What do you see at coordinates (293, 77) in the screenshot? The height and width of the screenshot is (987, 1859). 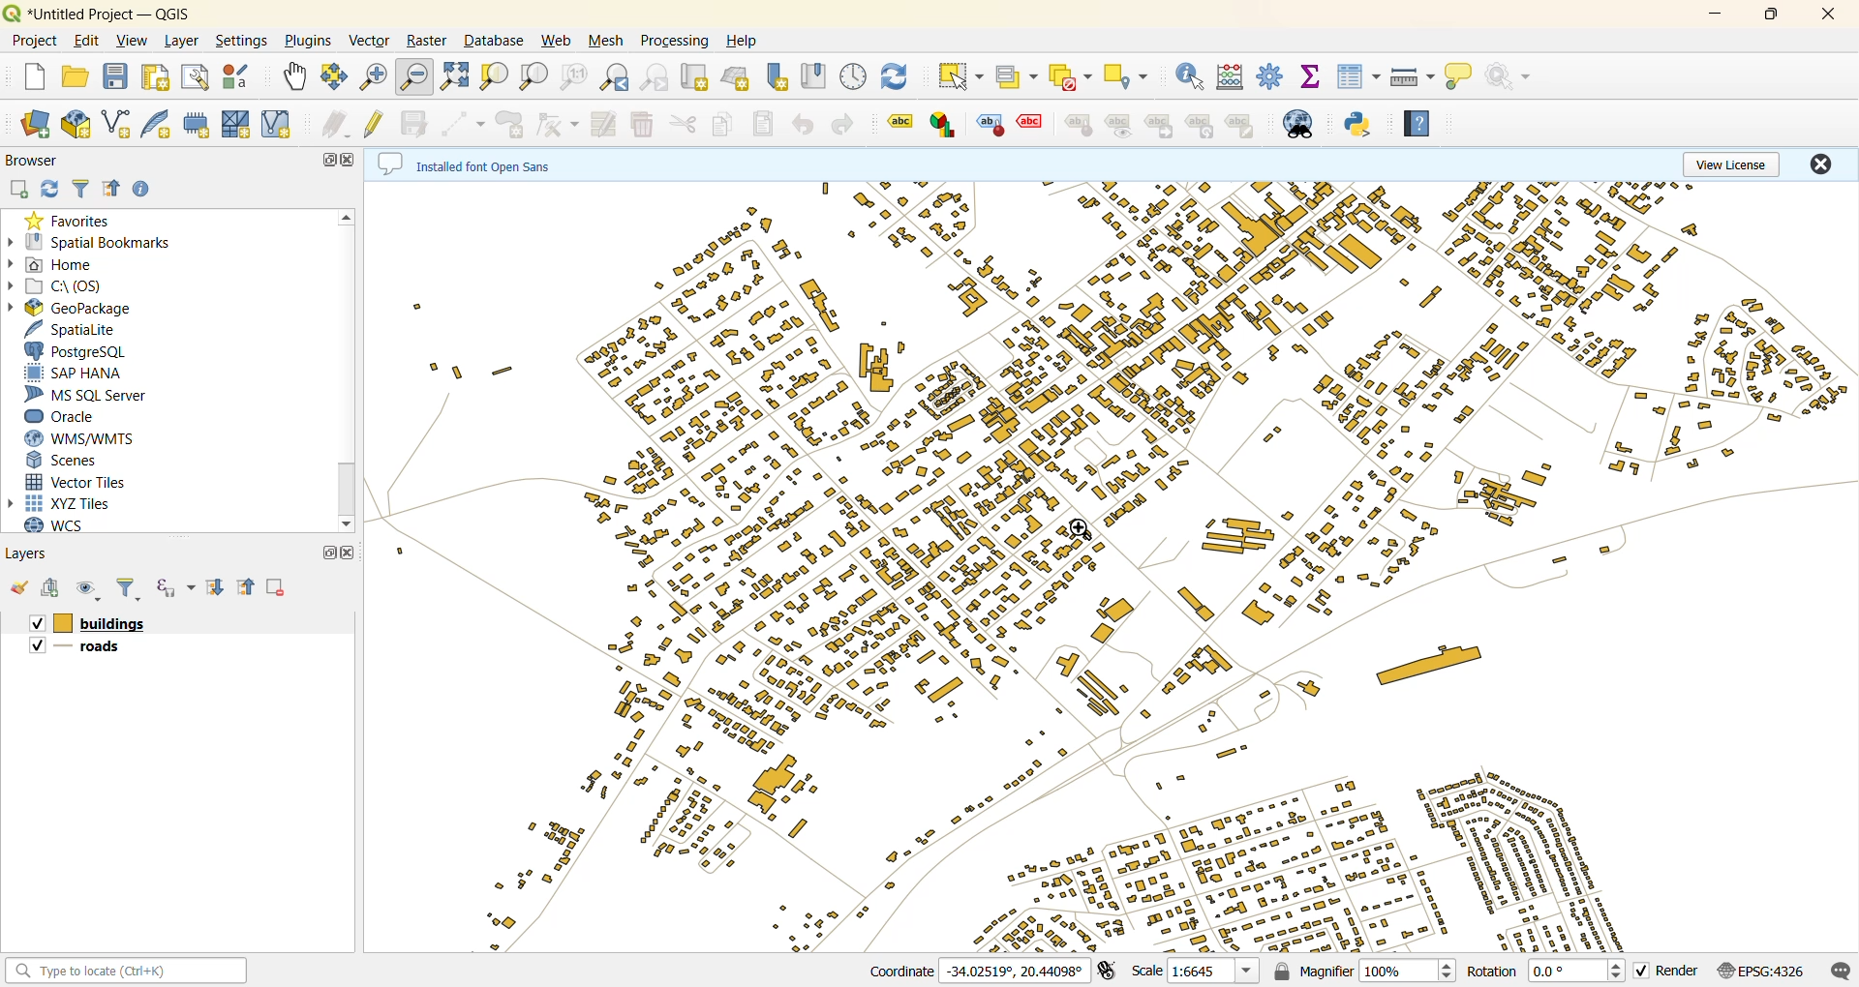 I see `pan map` at bounding box center [293, 77].